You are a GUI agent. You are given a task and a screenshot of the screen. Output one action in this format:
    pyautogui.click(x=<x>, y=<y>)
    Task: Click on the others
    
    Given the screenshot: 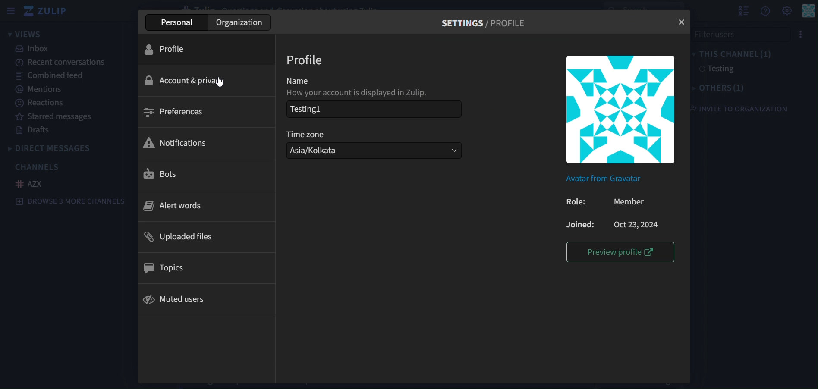 What is the action you would take?
    pyautogui.click(x=720, y=89)
    